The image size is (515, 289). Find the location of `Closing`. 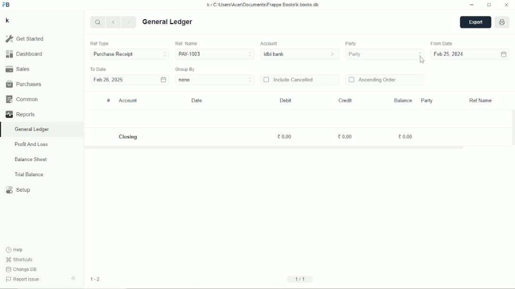

Closing is located at coordinates (129, 137).